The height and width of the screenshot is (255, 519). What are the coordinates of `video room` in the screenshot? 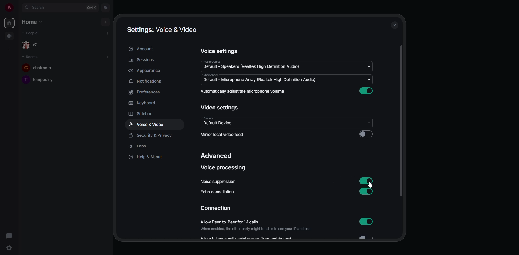 It's located at (10, 36).